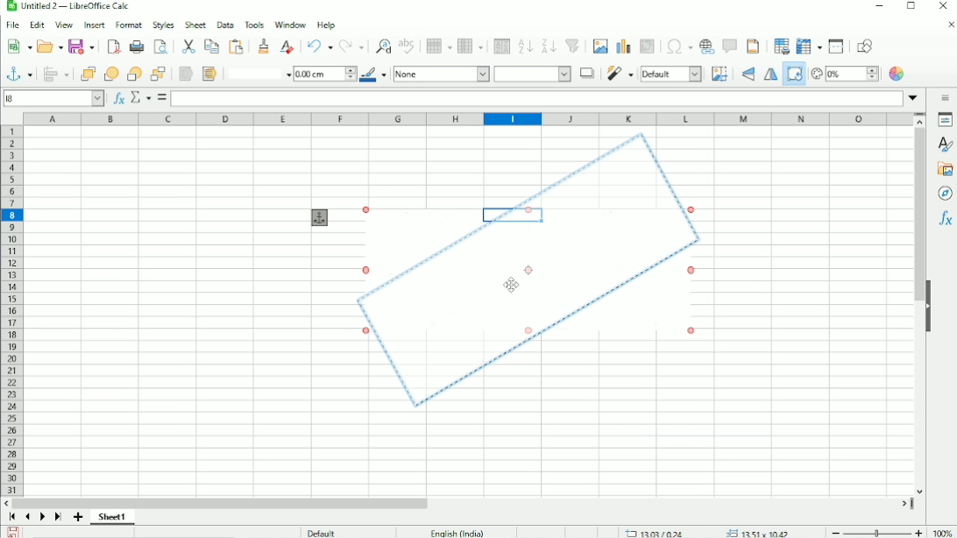 This screenshot has height=538, width=957. I want to click on Edit, so click(37, 25).